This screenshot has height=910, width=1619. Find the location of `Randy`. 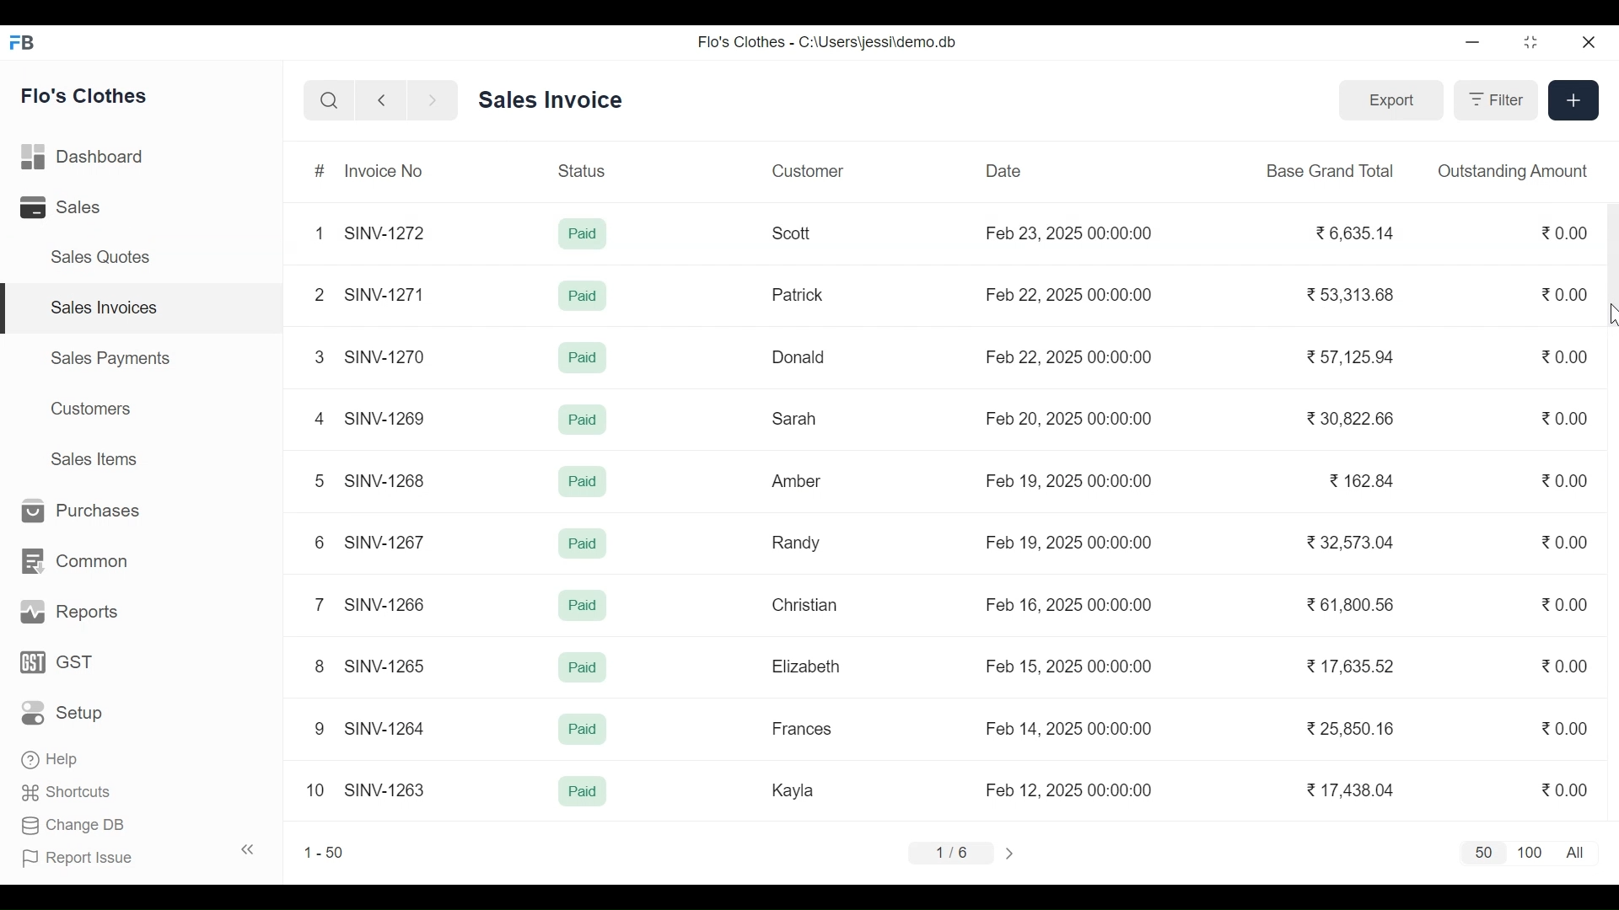

Randy is located at coordinates (796, 542).